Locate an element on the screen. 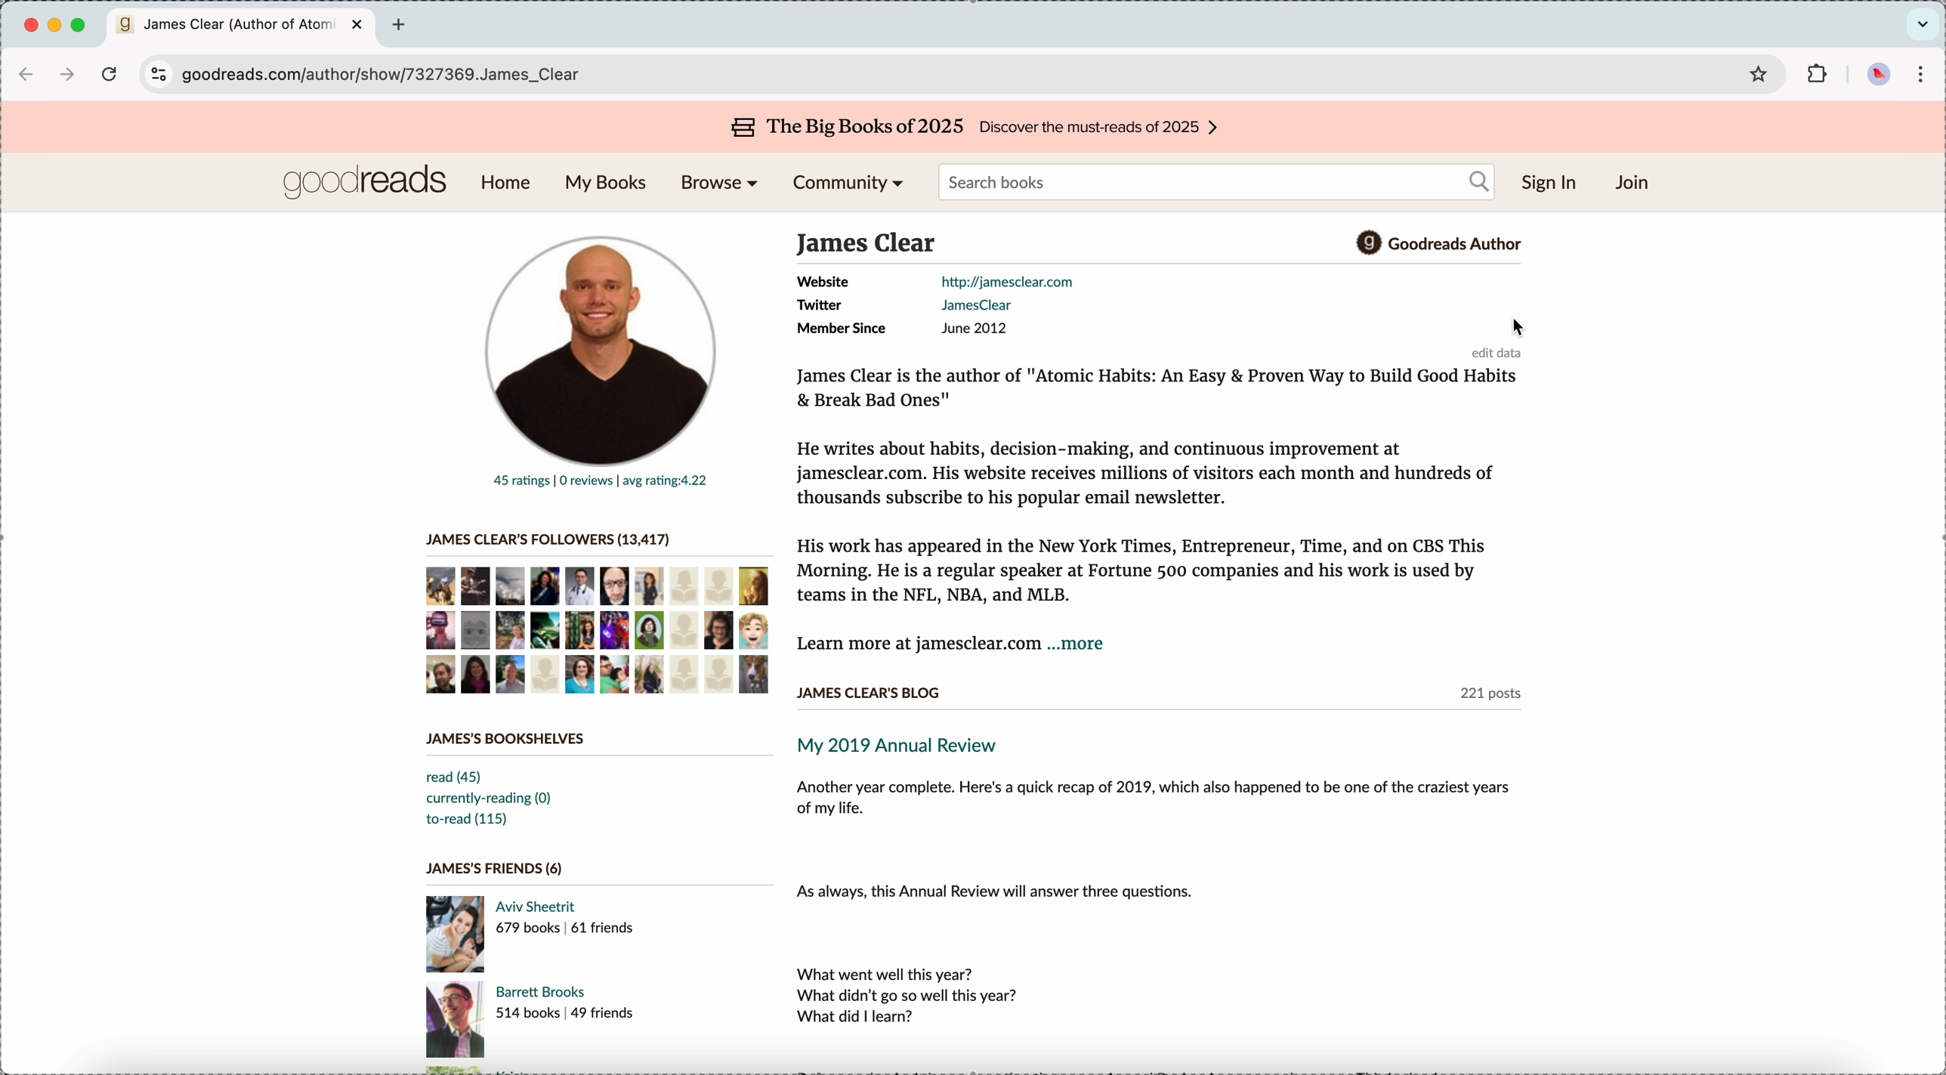 This screenshot has width=1946, height=1075. What went this year? What didn't go so well this year? What did I learn? is located at coordinates (910, 996).